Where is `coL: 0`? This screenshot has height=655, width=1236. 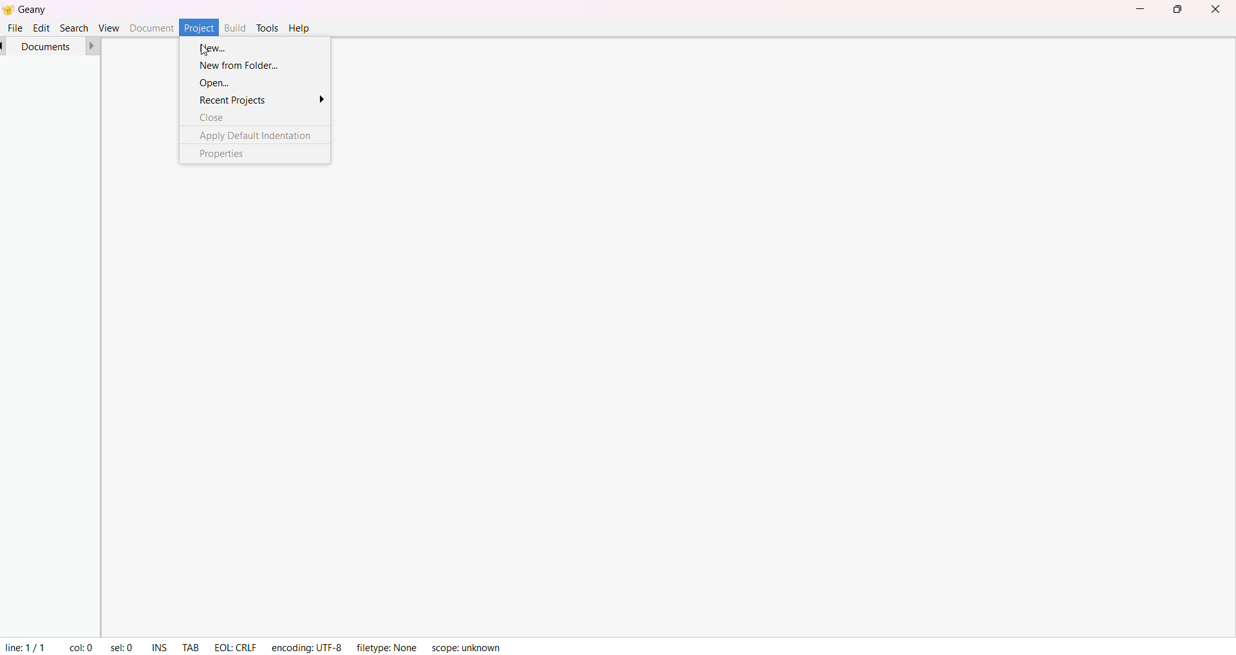 coL: 0 is located at coordinates (81, 647).